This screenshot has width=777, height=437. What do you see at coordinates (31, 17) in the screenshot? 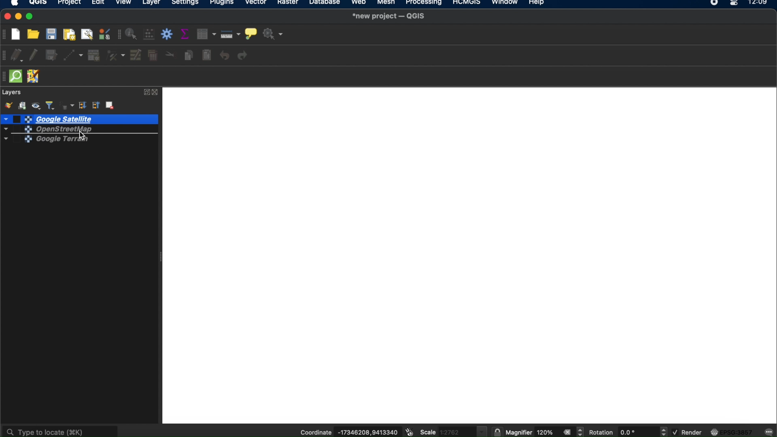
I see `maximize` at bounding box center [31, 17].